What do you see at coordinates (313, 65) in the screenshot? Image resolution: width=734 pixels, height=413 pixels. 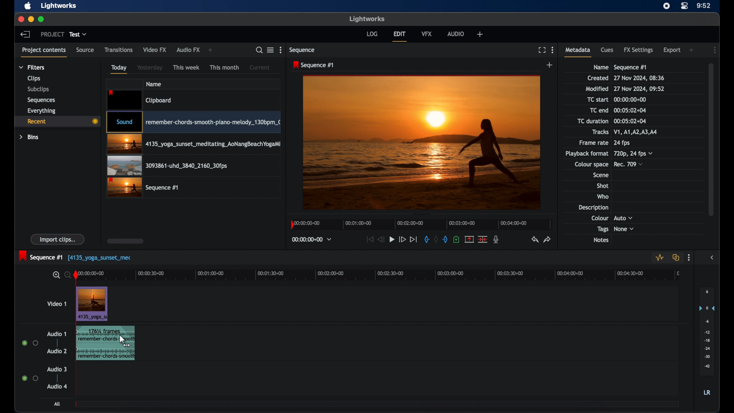 I see `sequence 1` at bounding box center [313, 65].